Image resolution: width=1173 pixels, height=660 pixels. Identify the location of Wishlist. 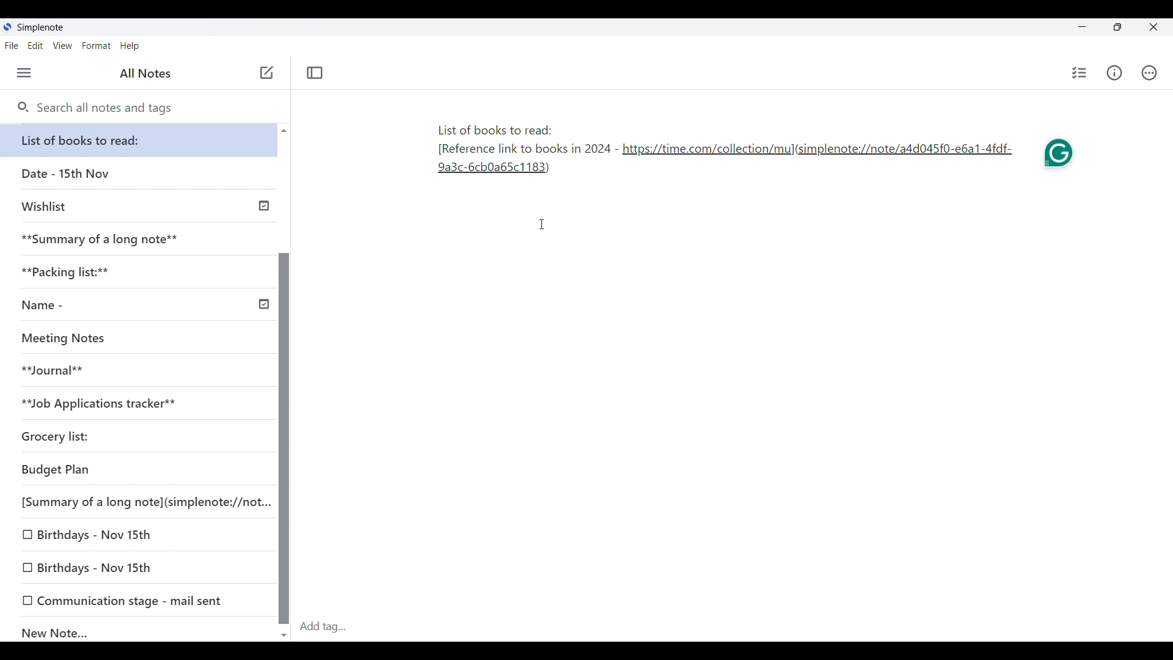
(142, 205).